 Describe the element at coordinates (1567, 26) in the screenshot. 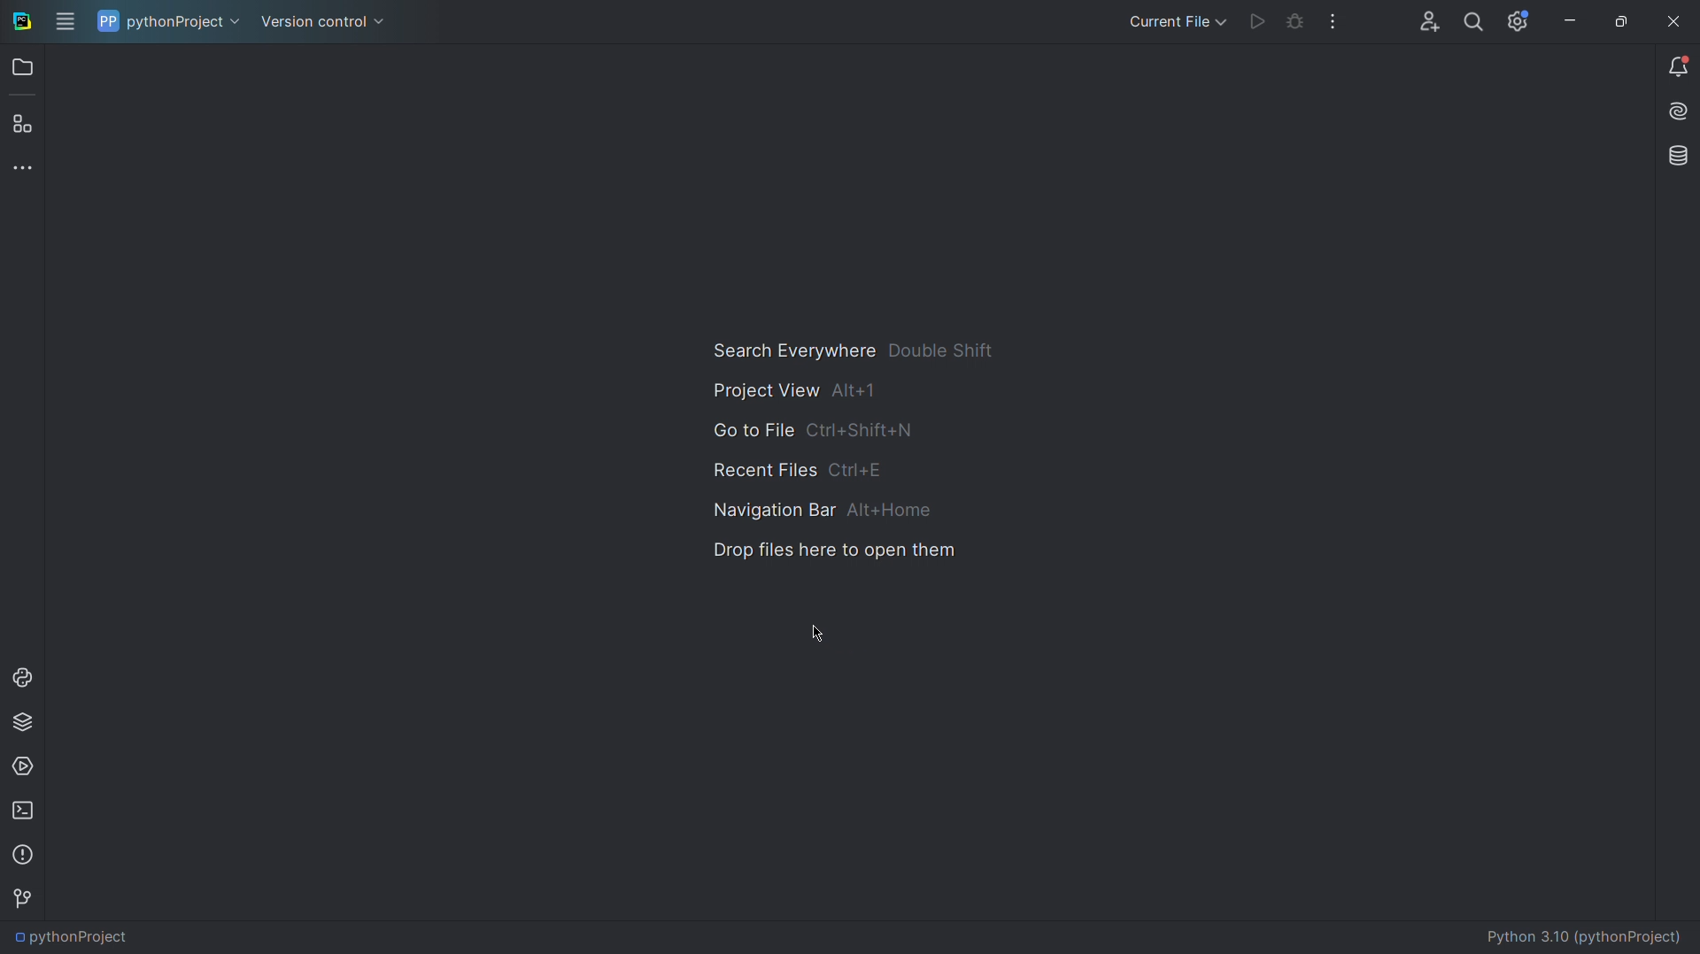

I see `minimize` at that location.